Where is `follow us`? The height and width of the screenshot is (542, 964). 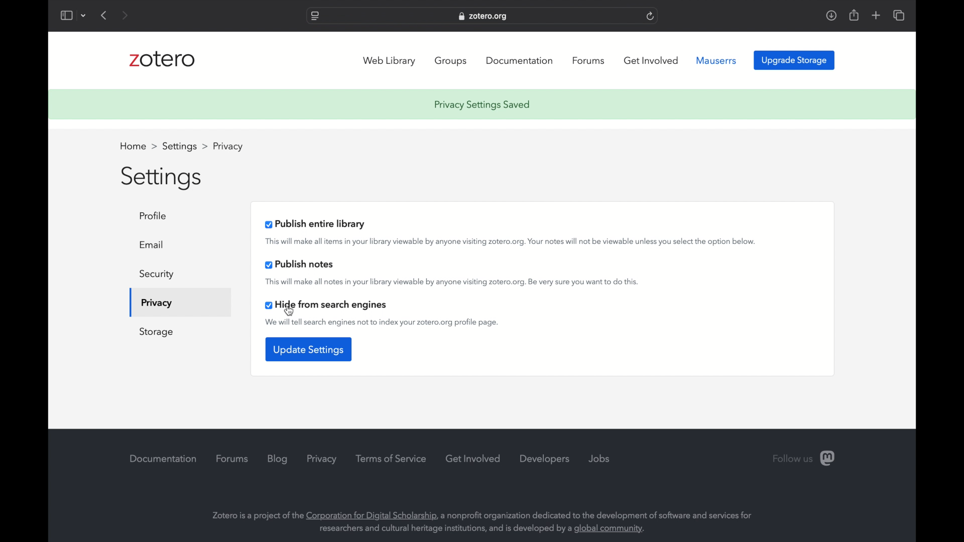
follow us is located at coordinates (805, 458).